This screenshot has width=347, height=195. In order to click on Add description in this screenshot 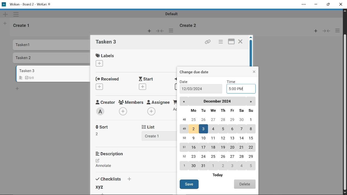, I will do `click(106, 164)`.